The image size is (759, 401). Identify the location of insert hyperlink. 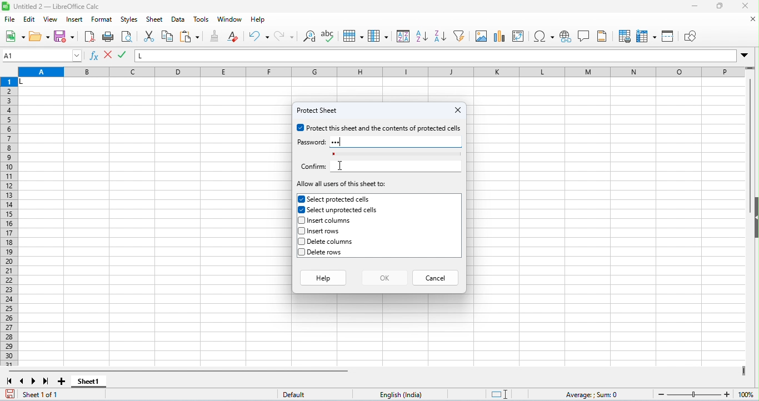
(566, 37).